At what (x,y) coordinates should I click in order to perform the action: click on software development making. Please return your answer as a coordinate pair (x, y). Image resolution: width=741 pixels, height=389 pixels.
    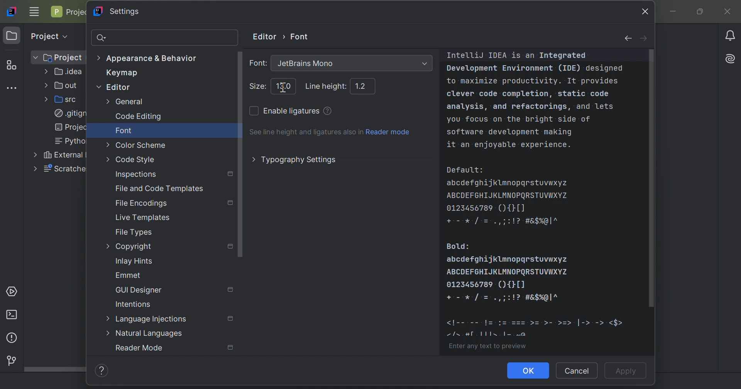
    Looking at the image, I should click on (510, 132).